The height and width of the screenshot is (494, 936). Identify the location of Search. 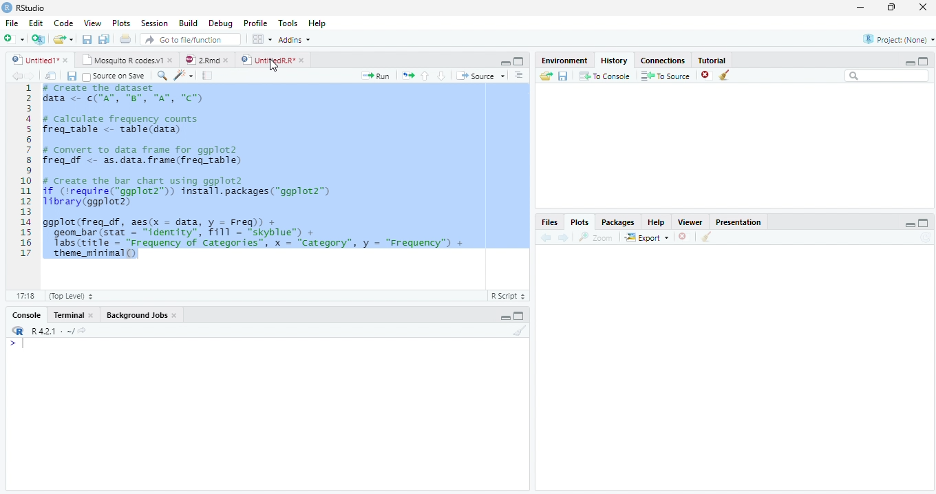
(887, 78).